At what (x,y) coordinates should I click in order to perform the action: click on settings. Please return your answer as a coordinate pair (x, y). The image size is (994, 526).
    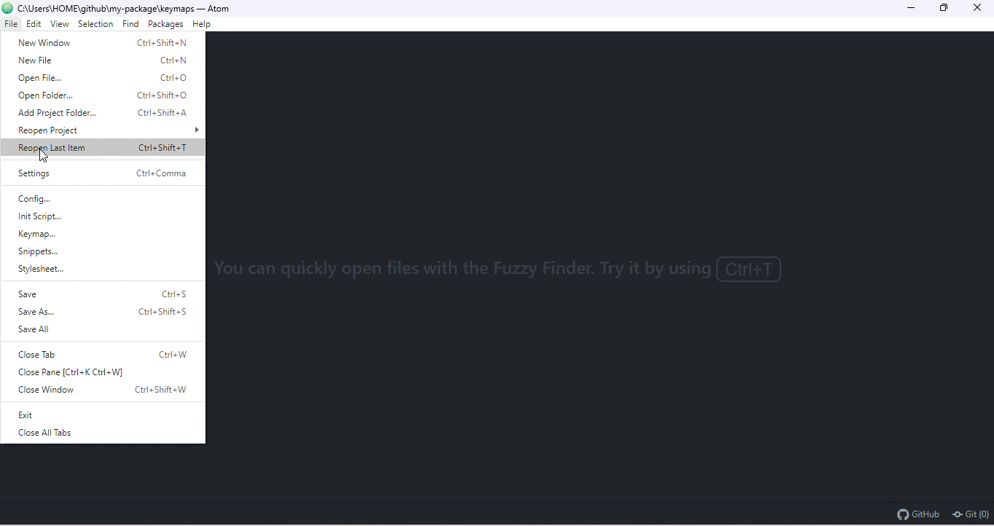
    Looking at the image, I should click on (105, 174).